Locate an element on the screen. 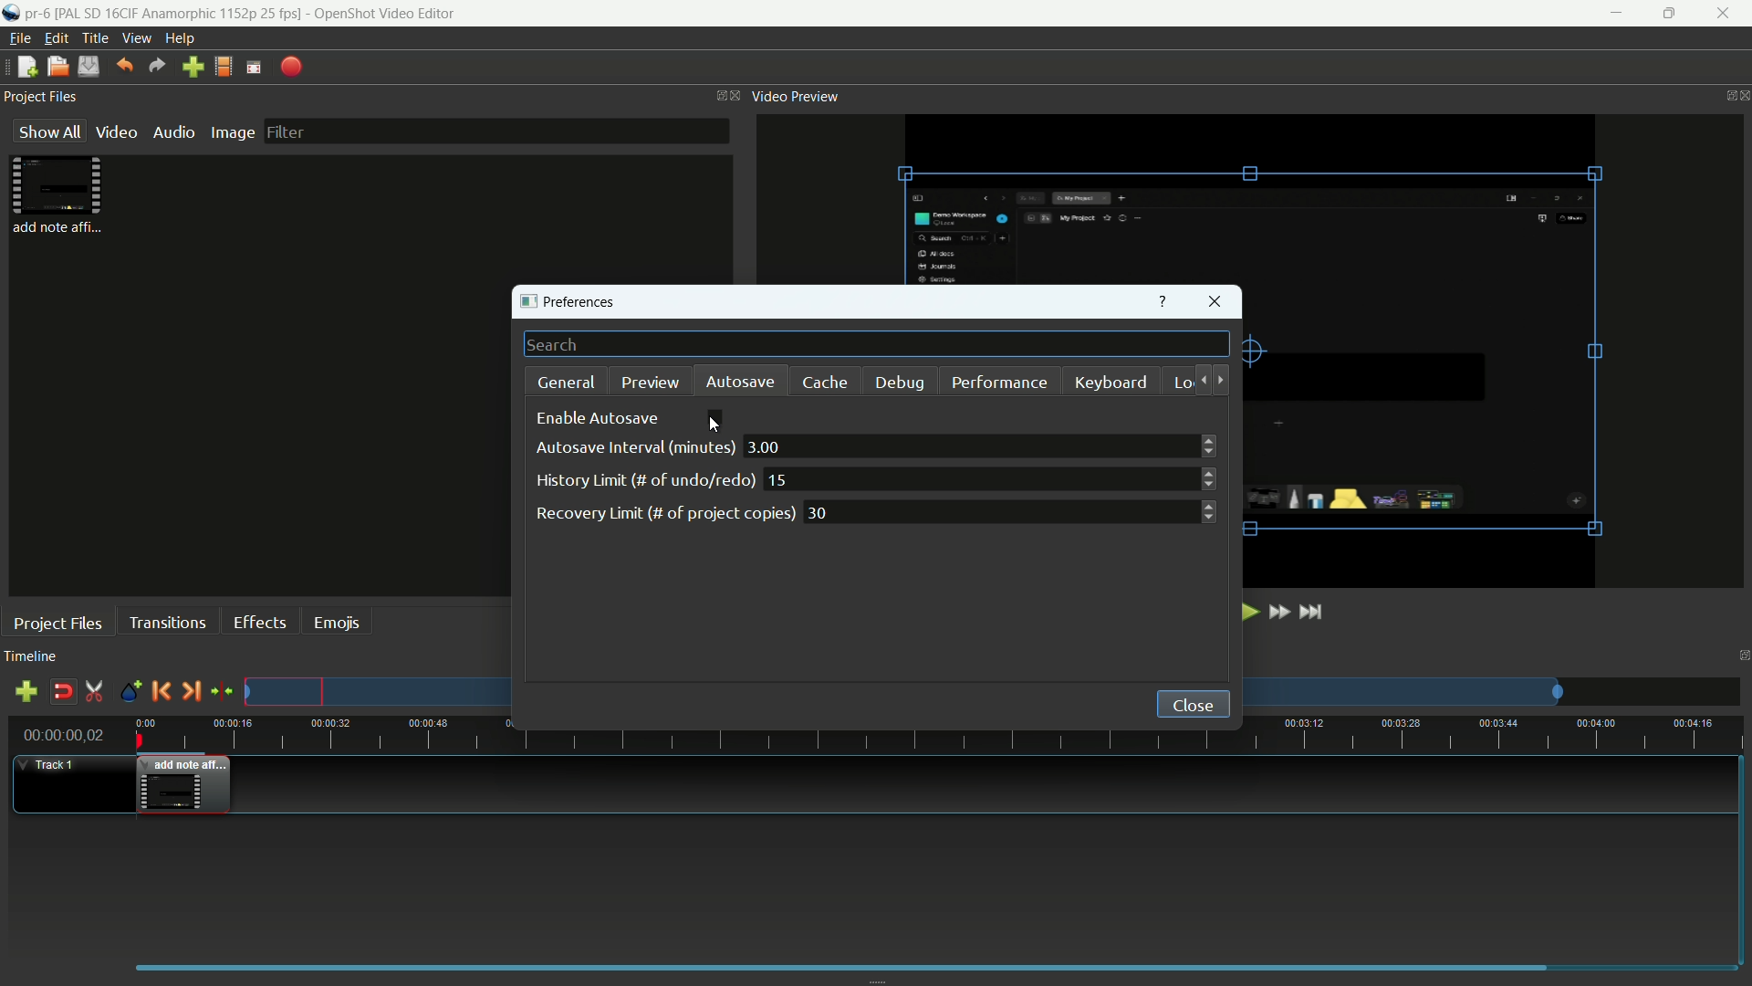  change layout is located at coordinates (1741, 655).